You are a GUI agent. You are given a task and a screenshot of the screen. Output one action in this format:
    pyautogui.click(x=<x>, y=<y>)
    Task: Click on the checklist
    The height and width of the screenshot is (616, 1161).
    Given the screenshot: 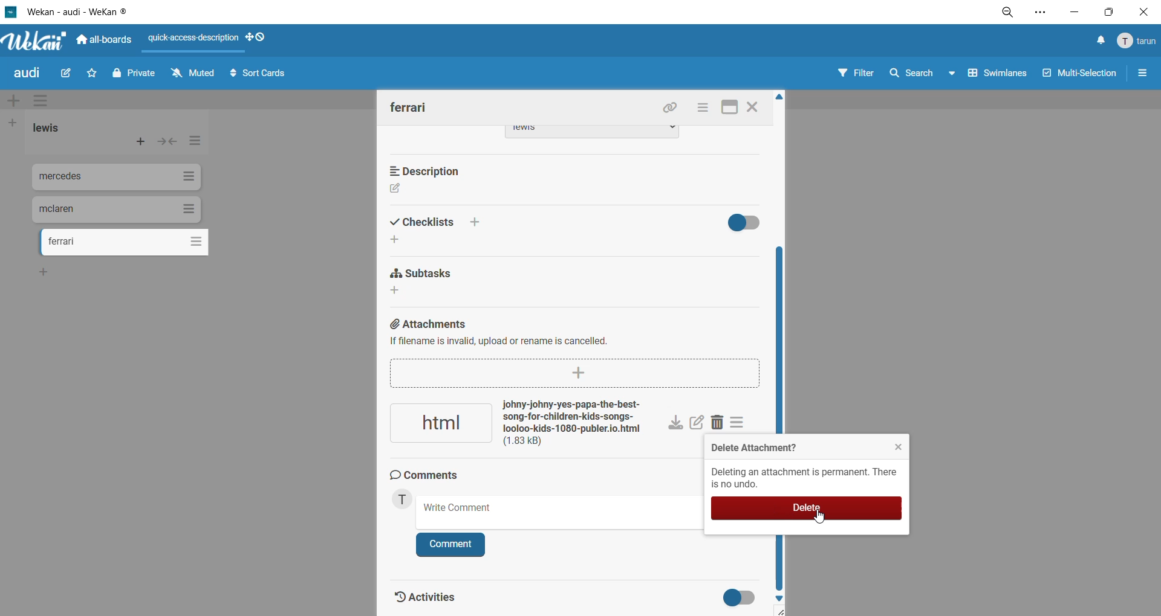 What is the action you would take?
    pyautogui.click(x=443, y=223)
    